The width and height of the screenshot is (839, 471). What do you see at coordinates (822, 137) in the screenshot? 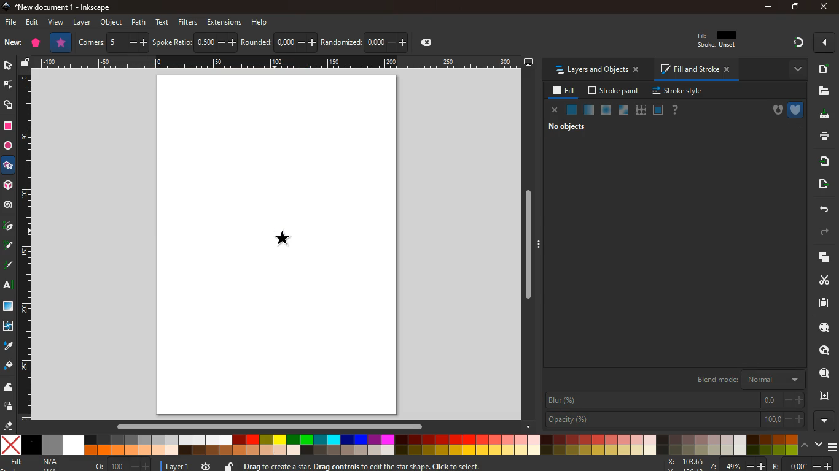
I see `print` at bounding box center [822, 137].